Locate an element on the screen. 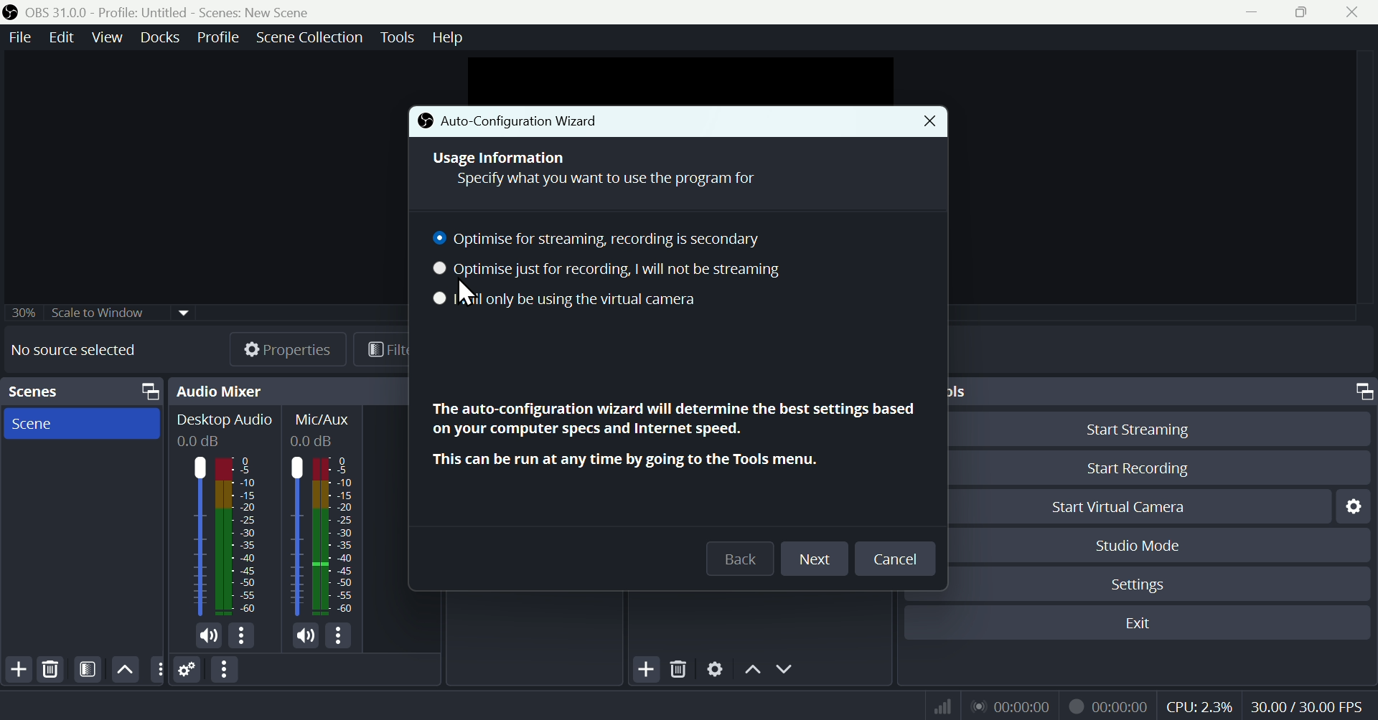 The height and width of the screenshot is (720, 1378). Mic/Aux is located at coordinates (324, 514).